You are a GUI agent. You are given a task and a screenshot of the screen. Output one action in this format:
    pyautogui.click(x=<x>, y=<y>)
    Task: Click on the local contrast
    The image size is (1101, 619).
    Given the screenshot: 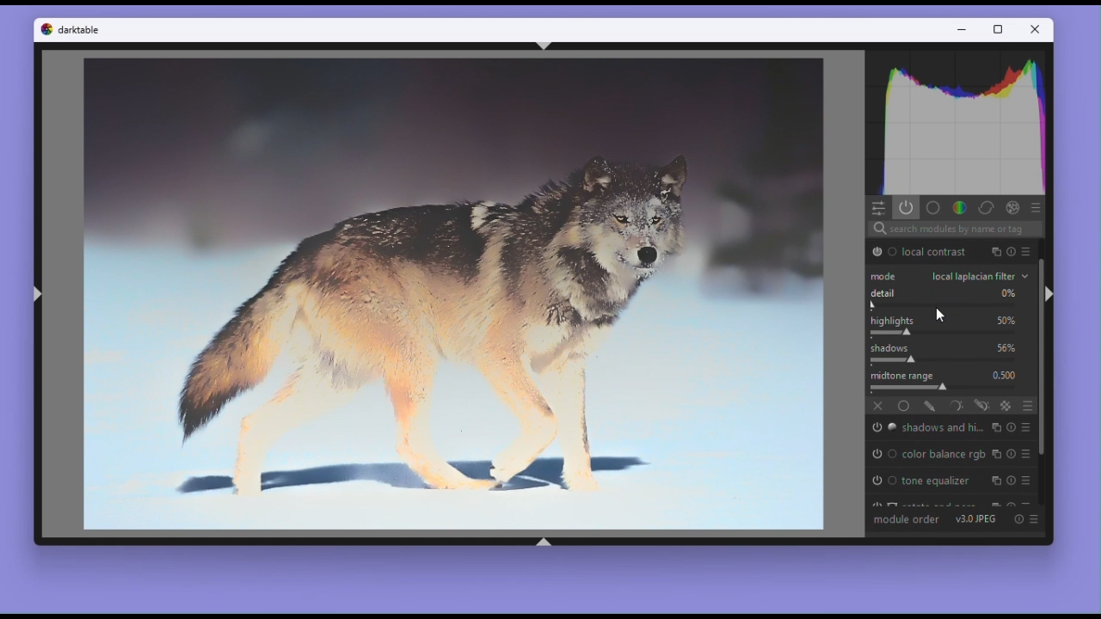 What is the action you would take?
    pyautogui.click(x=934, y=252)
    